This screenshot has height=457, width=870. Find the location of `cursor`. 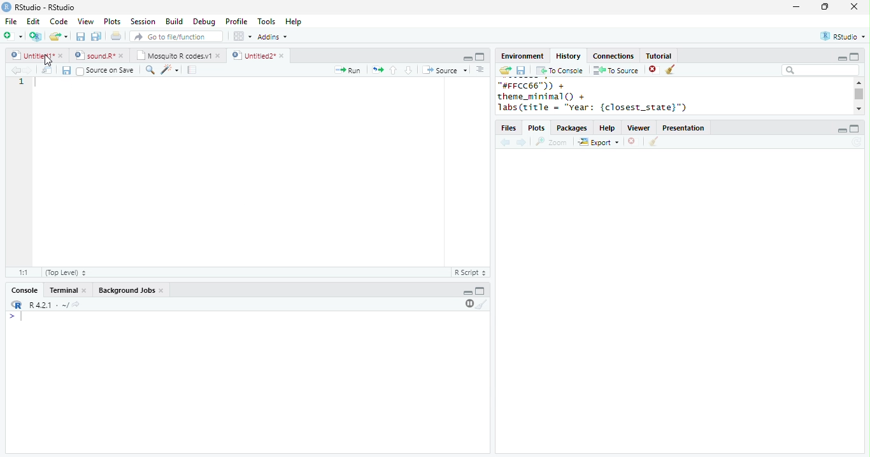

cursor is located at coordinates (50, 61).